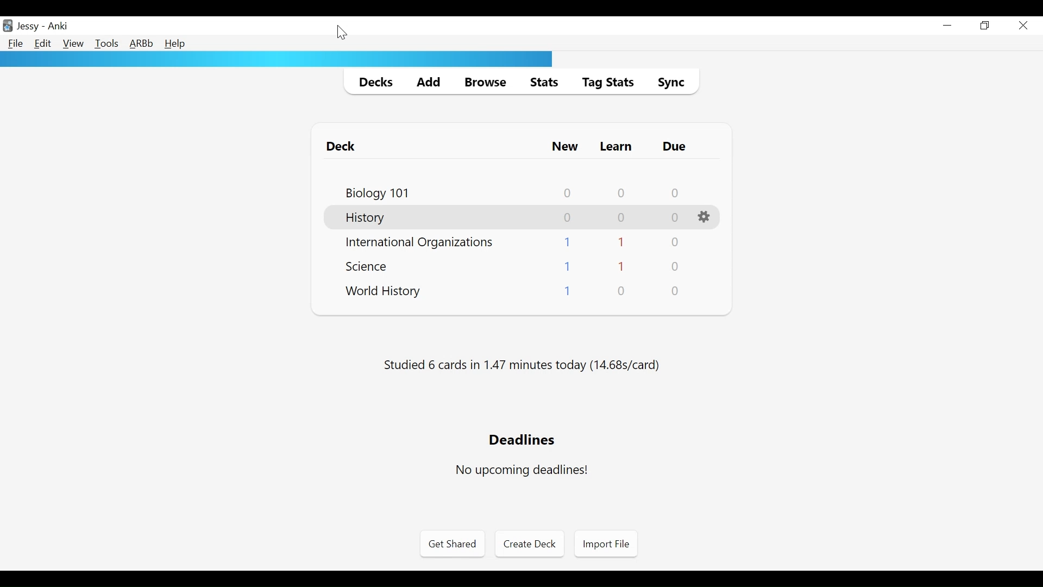 Image resolution: width=1043 pixels, height=587 pixels. What do you see at coordinates (529, 545) in the screenshot?
I see `Create File` at bounding box center [529, 545].